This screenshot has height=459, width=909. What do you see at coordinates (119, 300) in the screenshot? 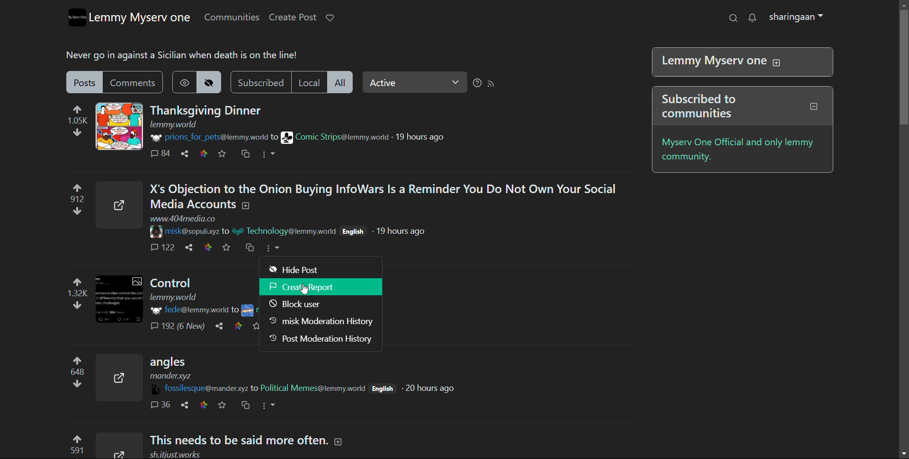
I see `Expand here with this image` at bounding box center [119, 300].